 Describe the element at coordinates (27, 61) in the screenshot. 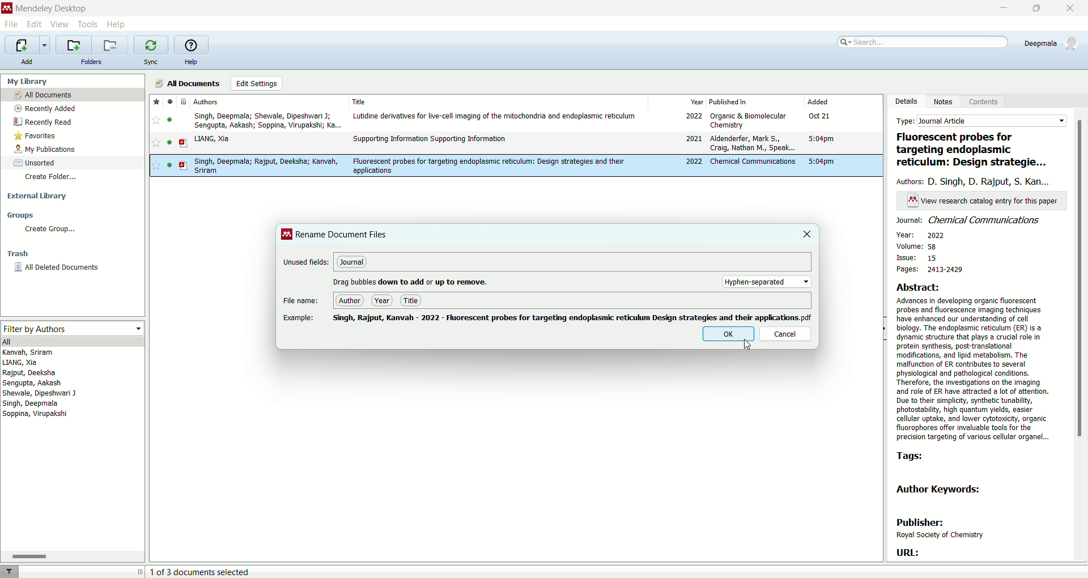

I see `add` at that location.